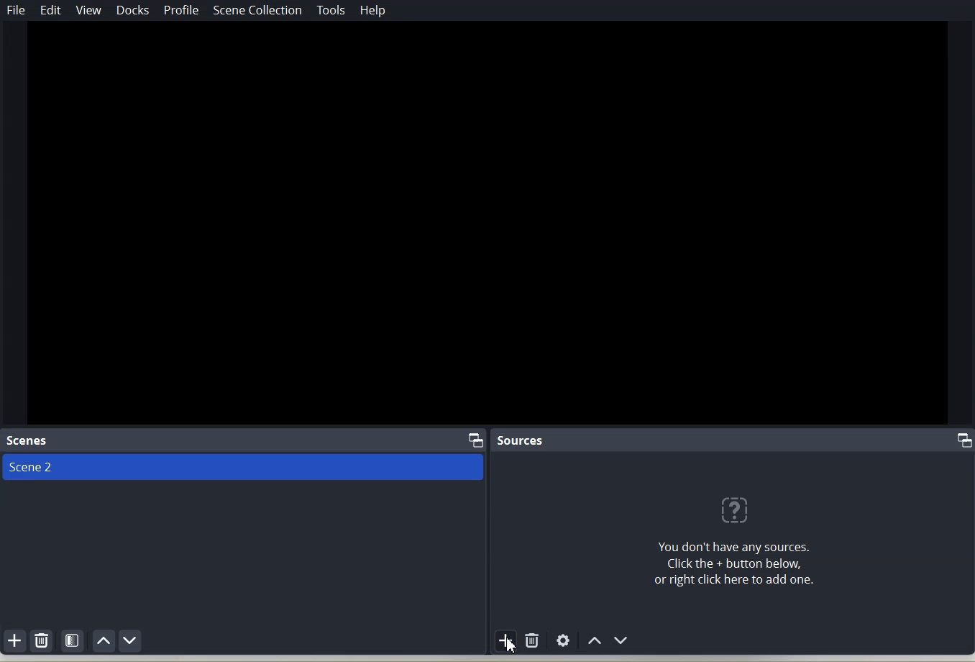  What do you see at coordinates (730, 543) in the screenshot?
I see `You don't have any sources.
Click the + button below,
or right click here to add one.` at bounding box center [730, 543].